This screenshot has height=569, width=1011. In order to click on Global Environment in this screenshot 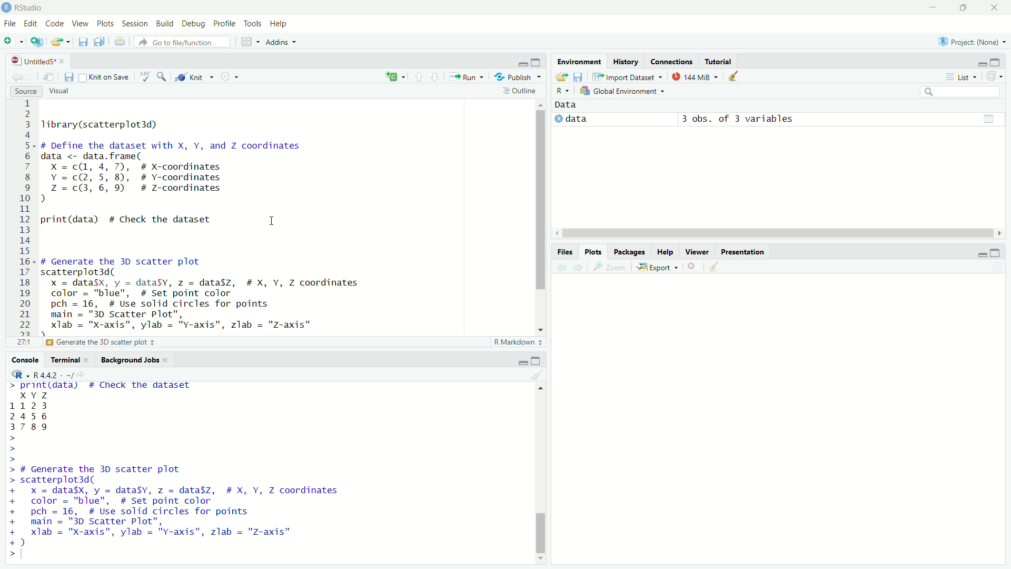, I will do `click(625, 91)`.